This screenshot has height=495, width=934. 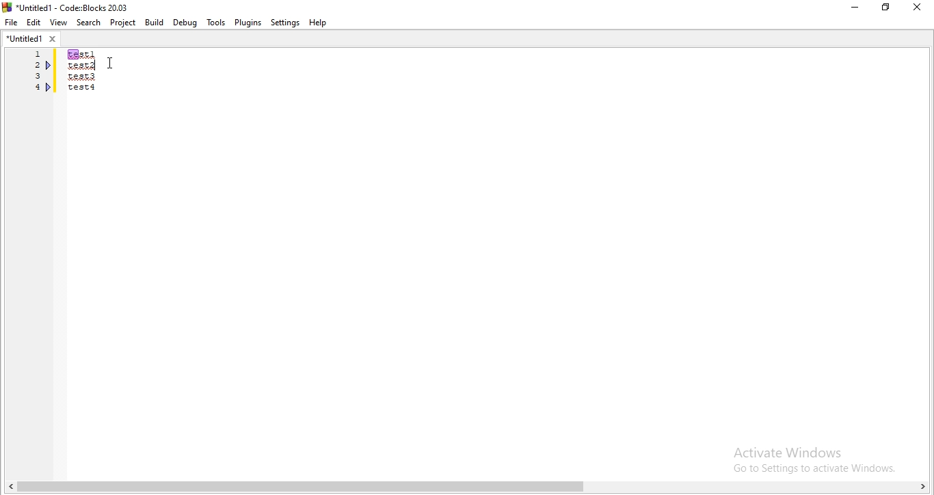 What do you see at coordinates (49, 65) in the screenshot?
I see `Debugger Point in 2 ` at bounding box center [49, 65].